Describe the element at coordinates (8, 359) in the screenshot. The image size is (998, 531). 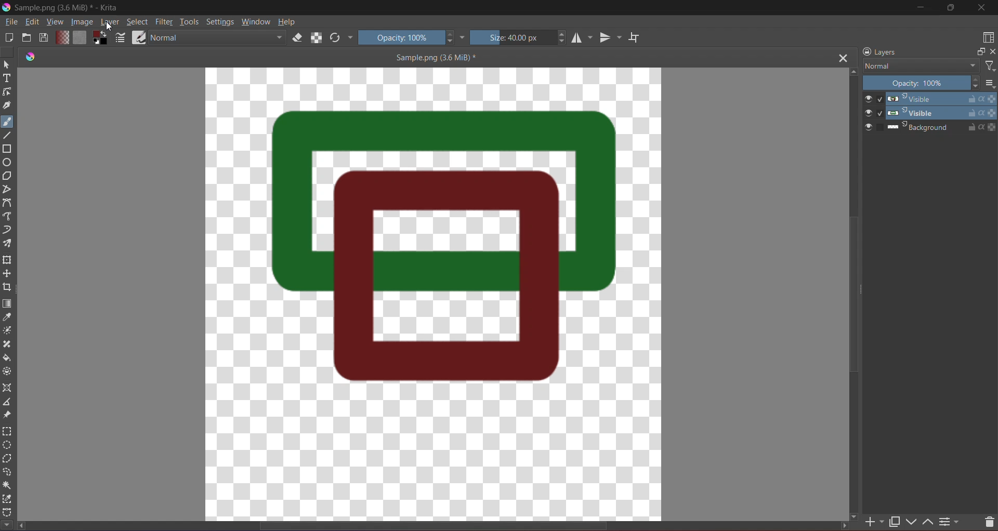
I see `Fill color` at that location.